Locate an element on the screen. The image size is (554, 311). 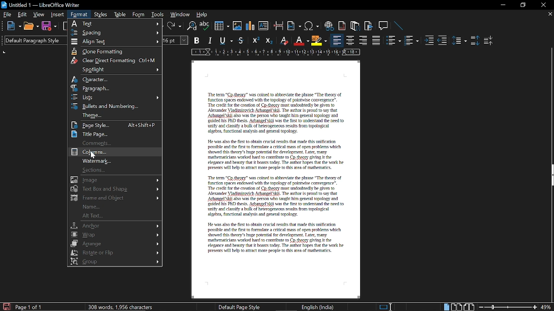
Toggle ordered list is located at coordinates (412, 40).